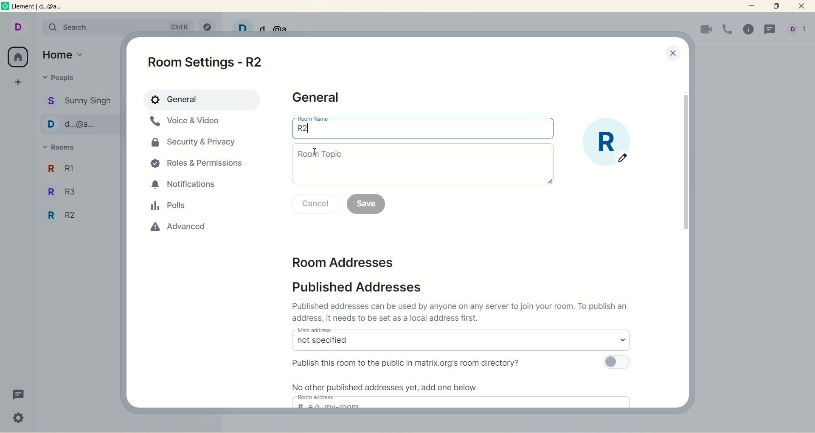  I want to click on polls, so click(169, 207).